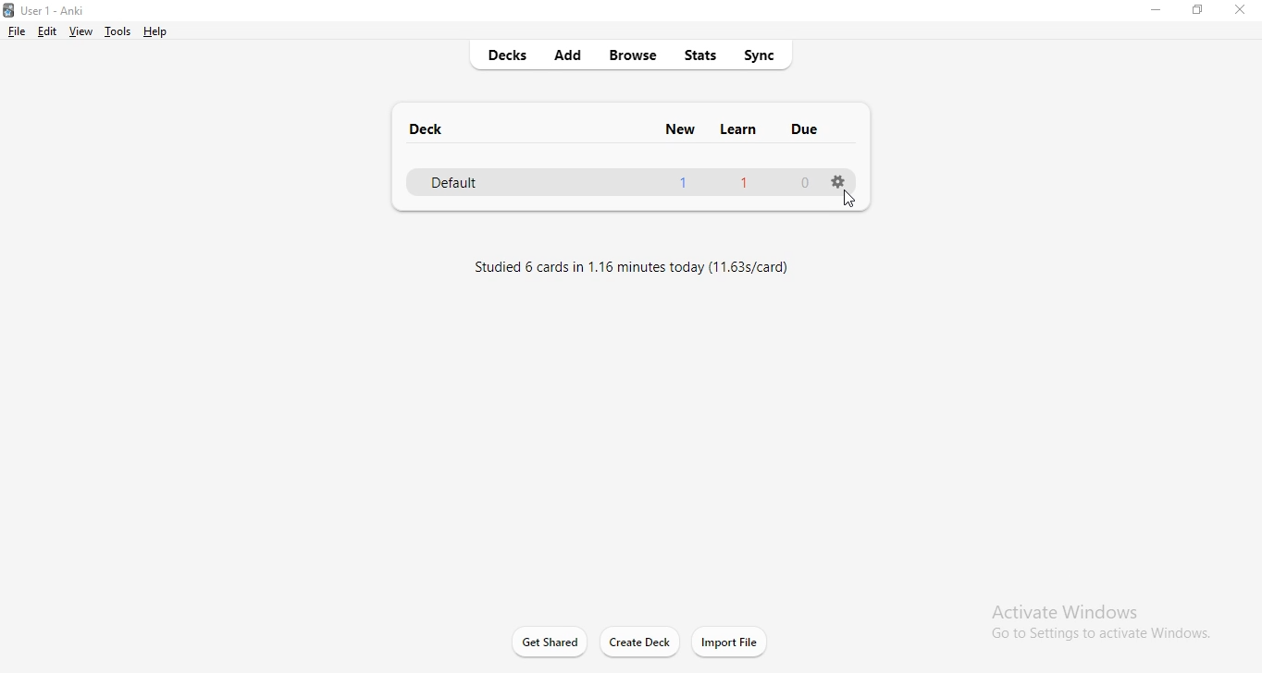  Describe the element at coordinates (575, 52) in the screenshot. I see `add` at that location.